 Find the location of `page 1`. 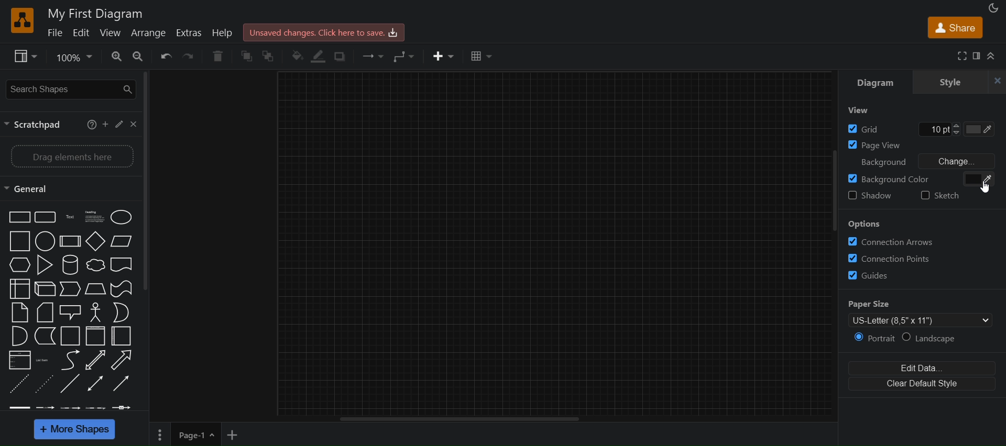

page 1 is located at coordinates (184, 434).